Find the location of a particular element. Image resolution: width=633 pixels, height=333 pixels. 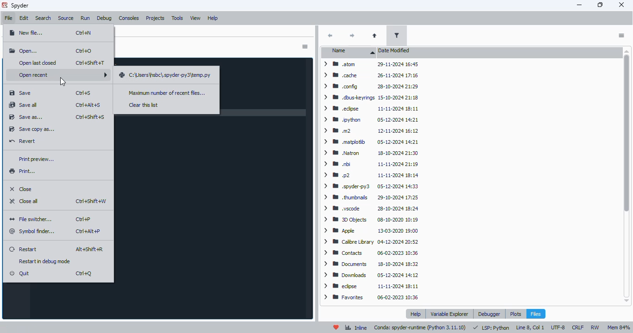

> WM .dbuskeyrings 15-10-2024 21:18 is located at coordinates (369, 97).